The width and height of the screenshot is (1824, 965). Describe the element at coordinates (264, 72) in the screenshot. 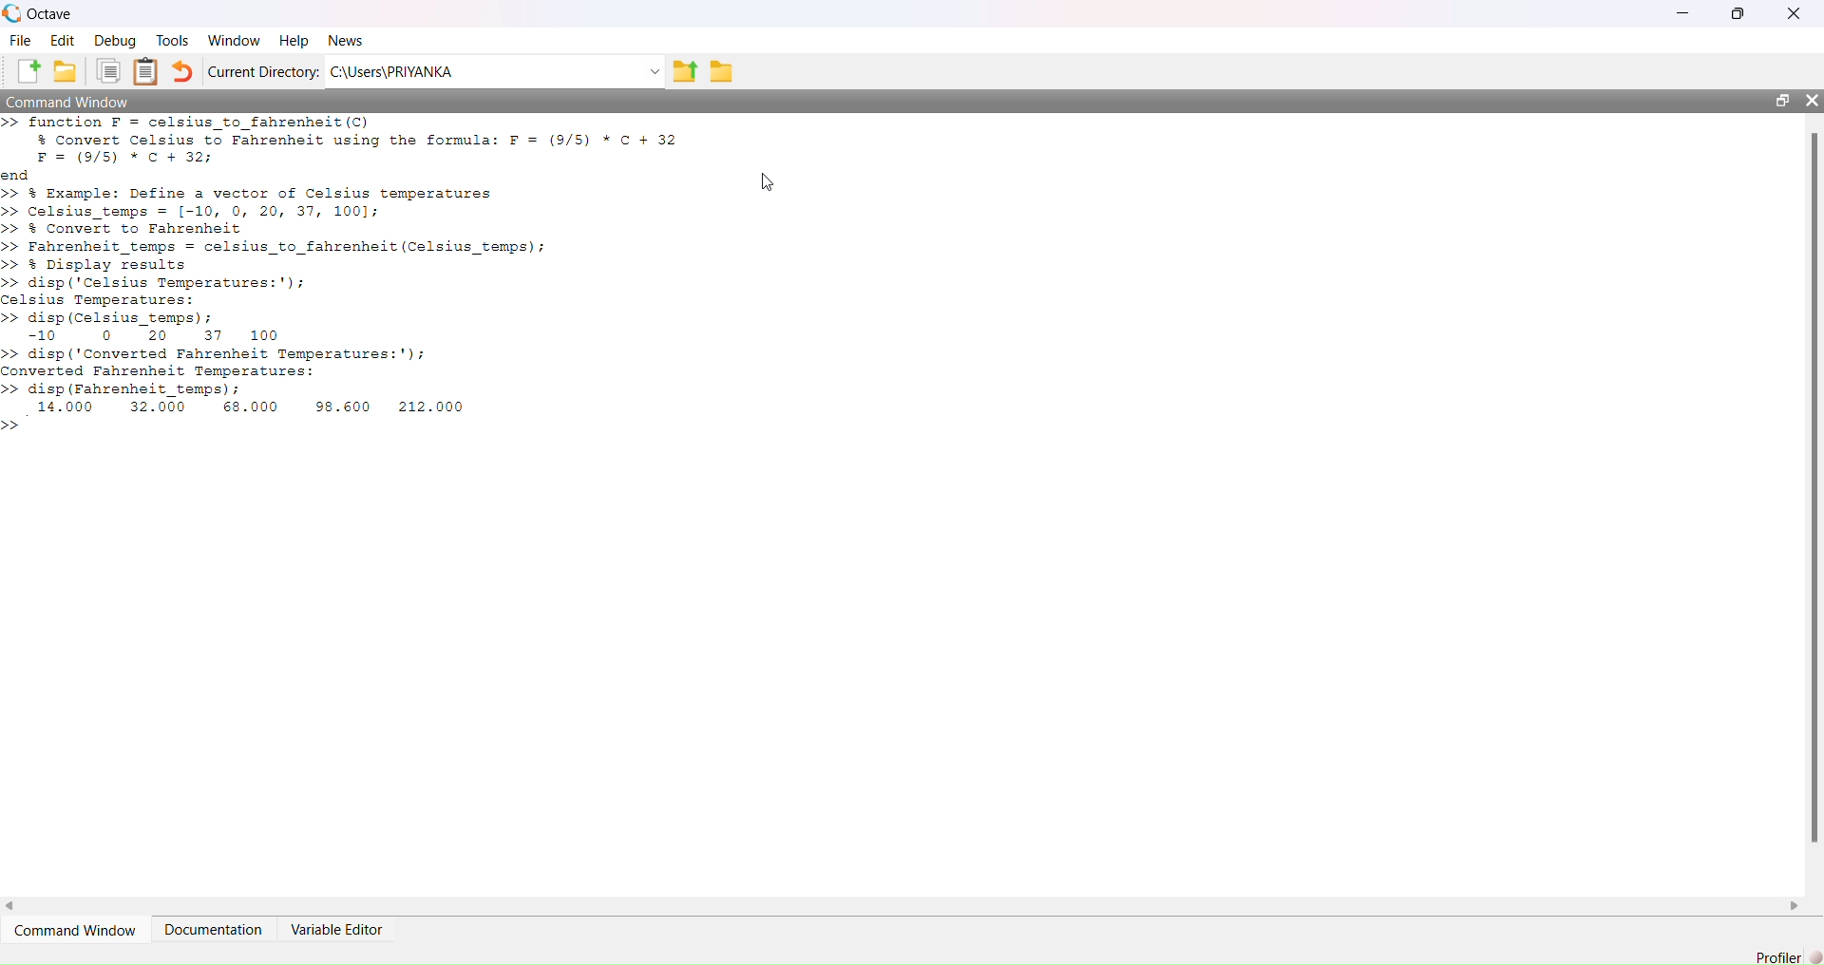

I see `Current Directory:` at that location.